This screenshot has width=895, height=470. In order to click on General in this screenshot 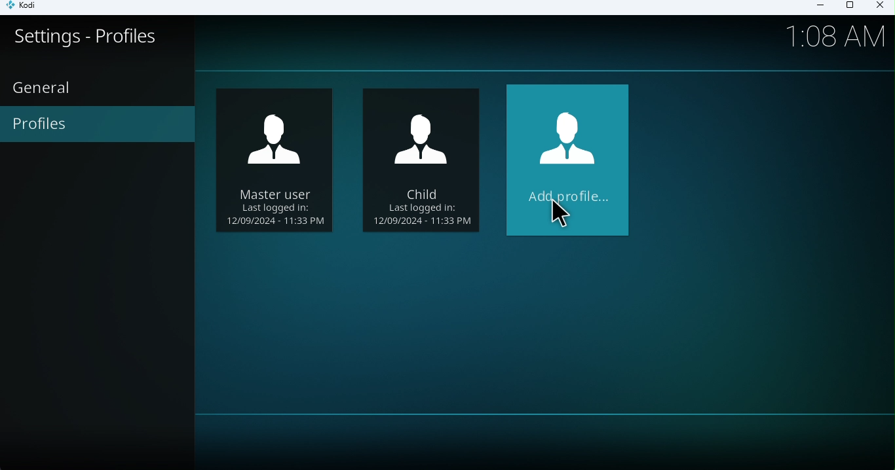, I will do `click(45, 87)`.